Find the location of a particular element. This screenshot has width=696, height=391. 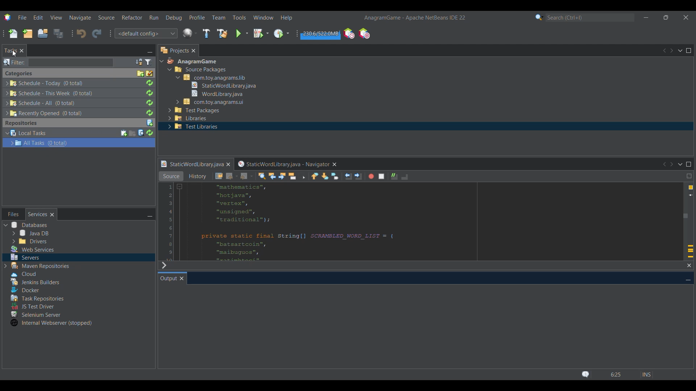

Open project is located at coordinates (42, 34).